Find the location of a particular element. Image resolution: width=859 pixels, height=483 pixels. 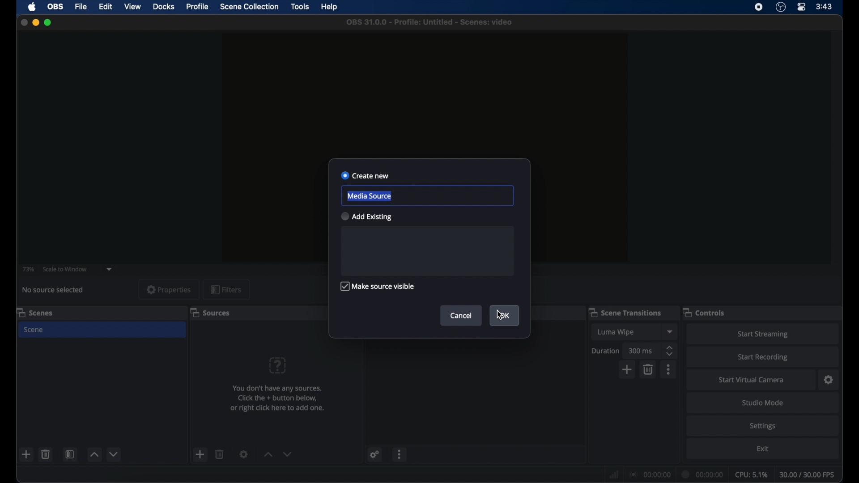

cpu: 5.1% is located at coordinates (751, 475).